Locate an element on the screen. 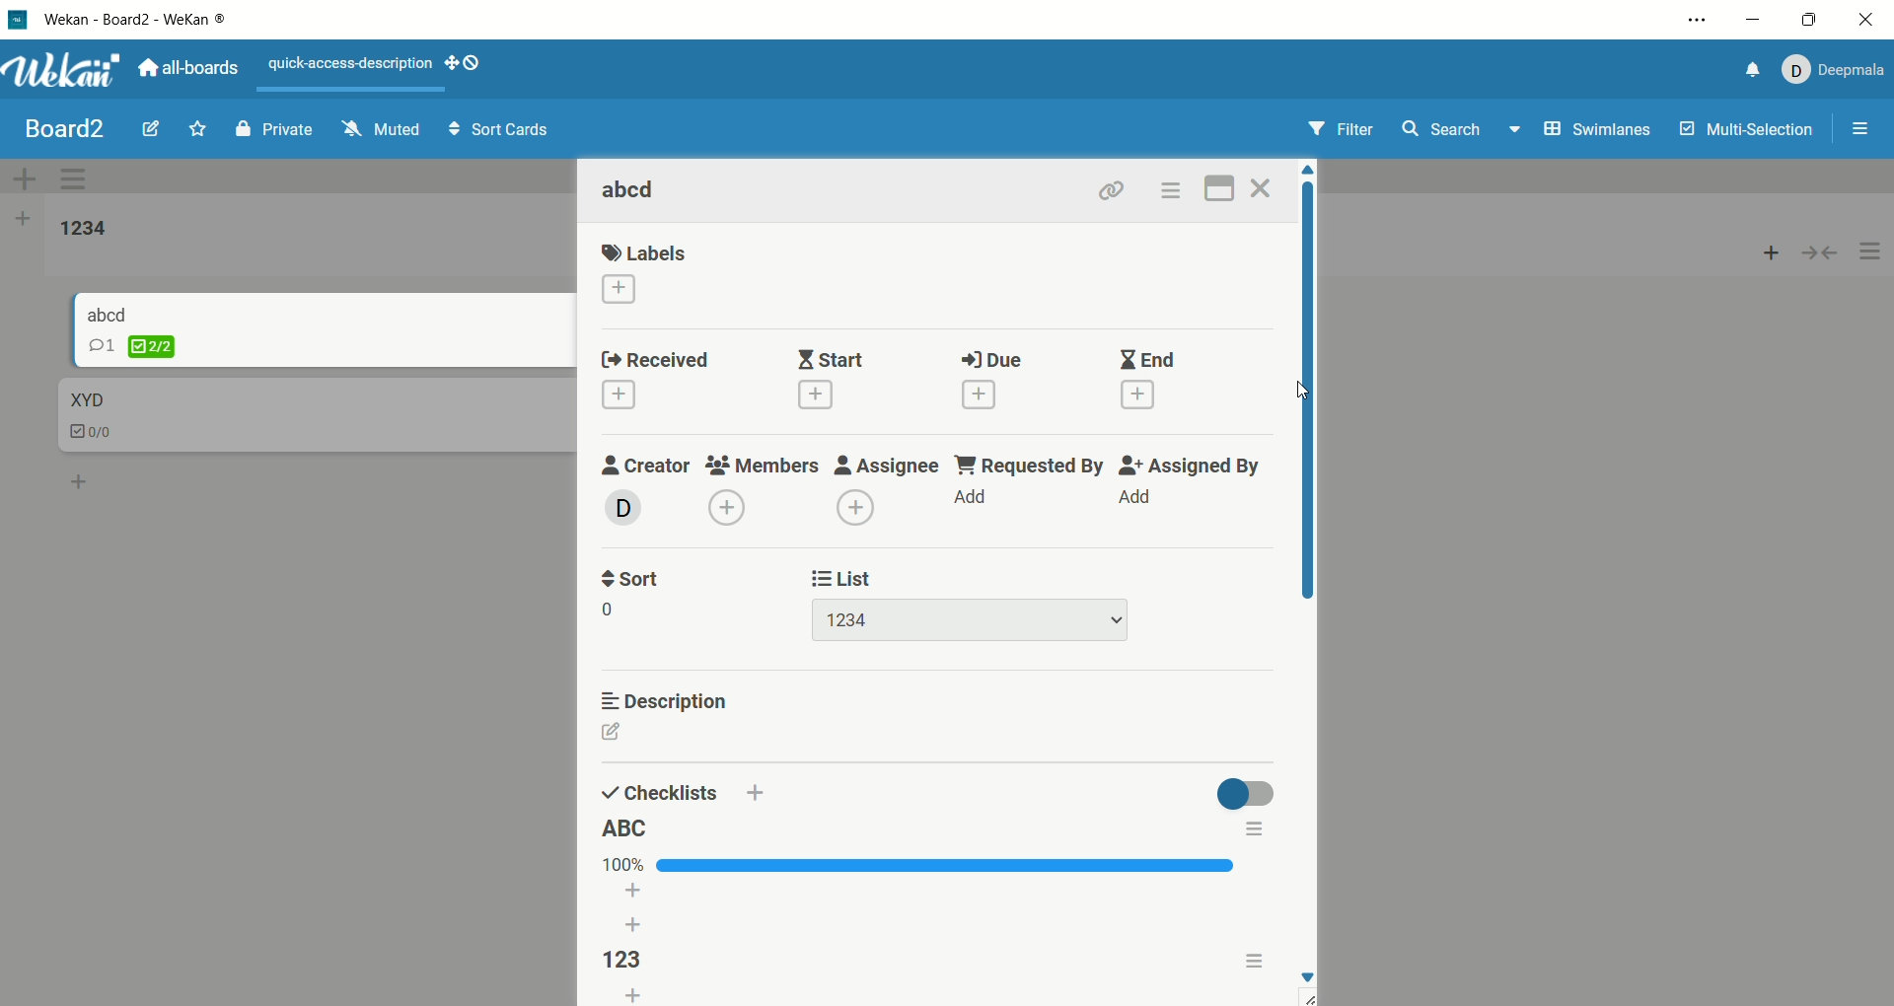 The width and height of the screenshot is (1894, 1006). multi-selection is located at coordinates (1749, 130).